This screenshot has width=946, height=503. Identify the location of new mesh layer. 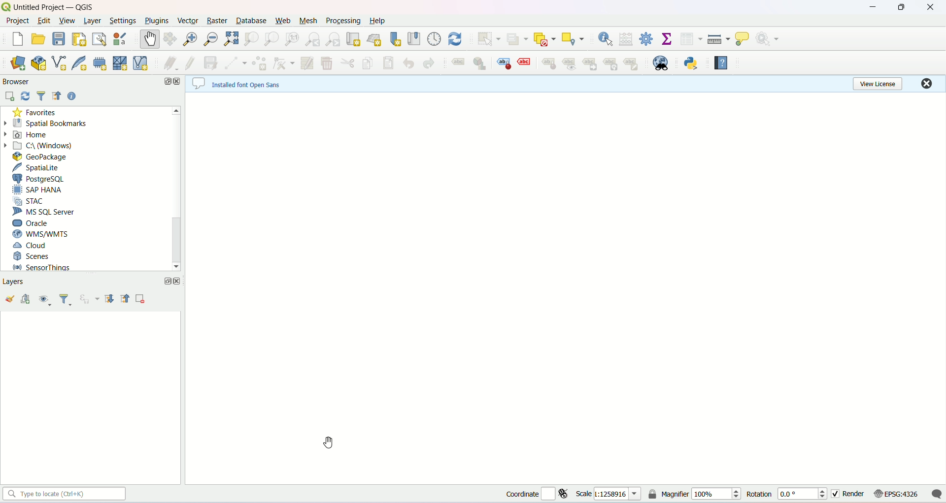
(120, 63).